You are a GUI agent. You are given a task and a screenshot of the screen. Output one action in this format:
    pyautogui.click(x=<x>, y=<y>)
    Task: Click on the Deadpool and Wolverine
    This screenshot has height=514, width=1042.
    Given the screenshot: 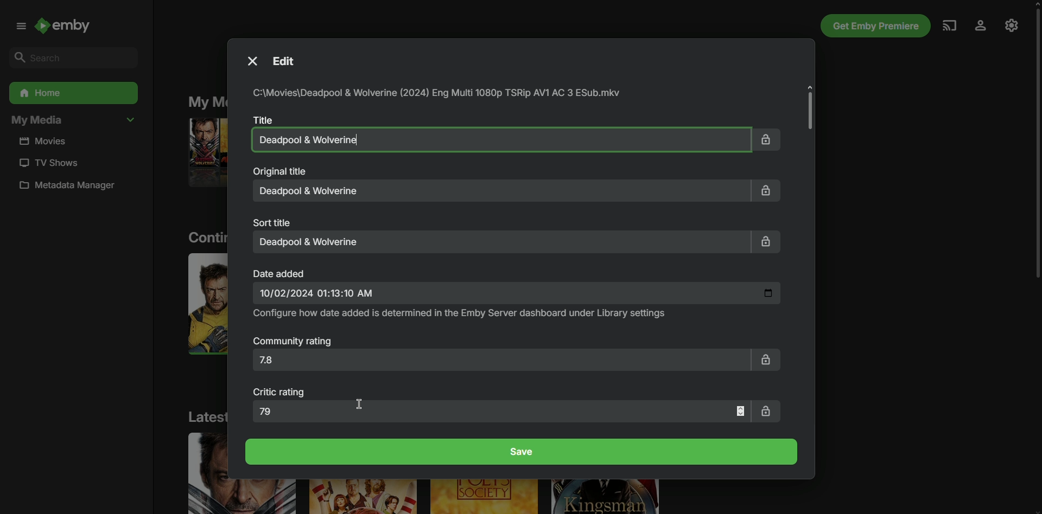 What is the action you would take?
    pyautogui.click(x=497, y=139)
    